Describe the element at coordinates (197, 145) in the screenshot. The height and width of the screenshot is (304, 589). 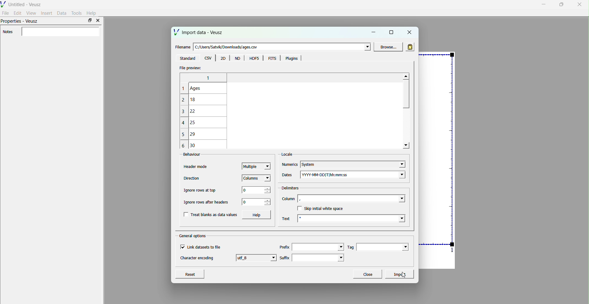
I see `30` at that location.